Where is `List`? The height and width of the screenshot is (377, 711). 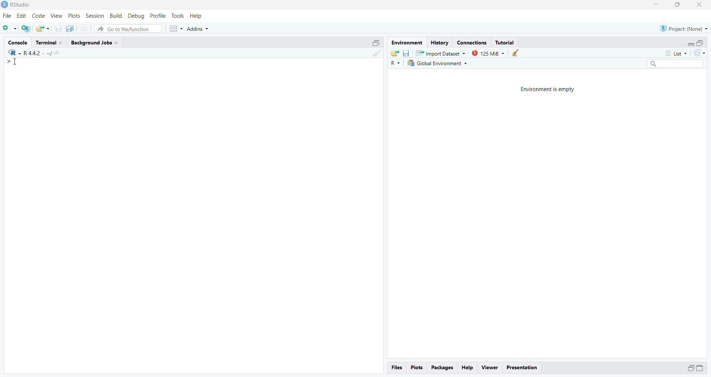 List is located at coordinates (676, 53).